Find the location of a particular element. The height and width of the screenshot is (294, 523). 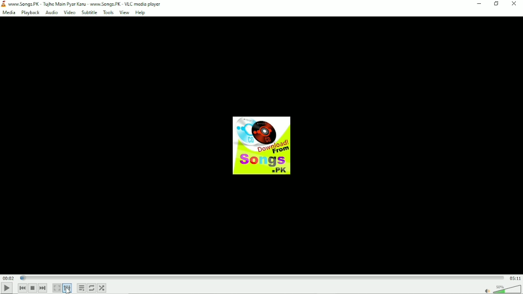

Toggle video in fullscreen is located at coordinates (57, 288).